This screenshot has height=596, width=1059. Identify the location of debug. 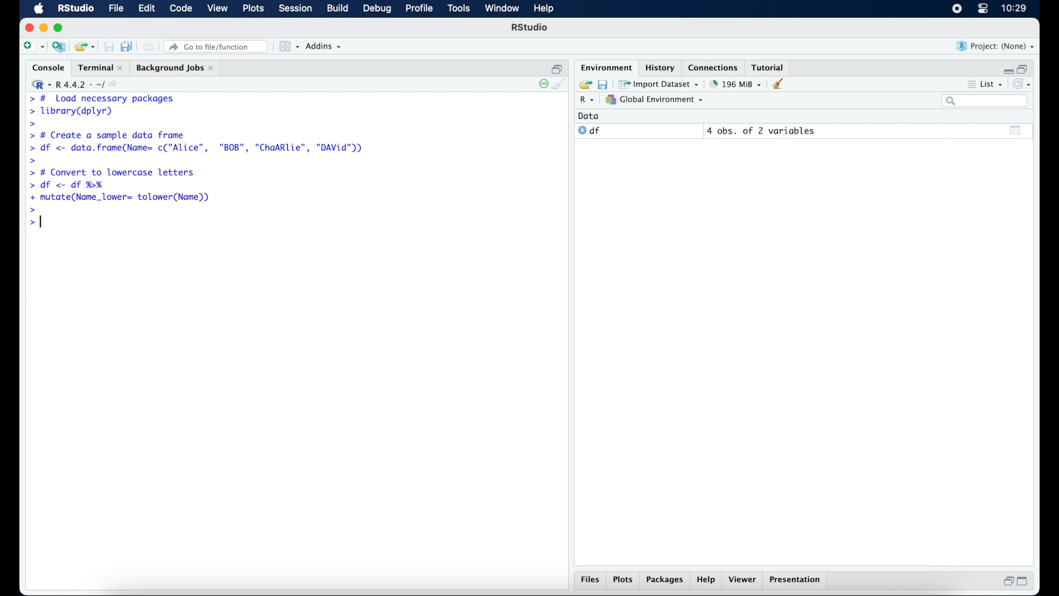
(377, 9).